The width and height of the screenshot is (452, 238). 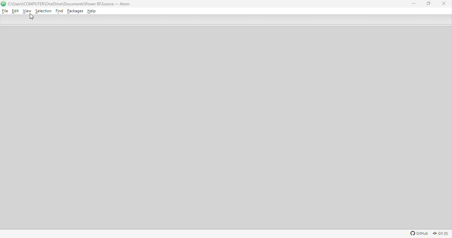 What do you see at coordinates (31, 17) in the screenshot?
I see `Cursor` at bounding box center [31, 17].